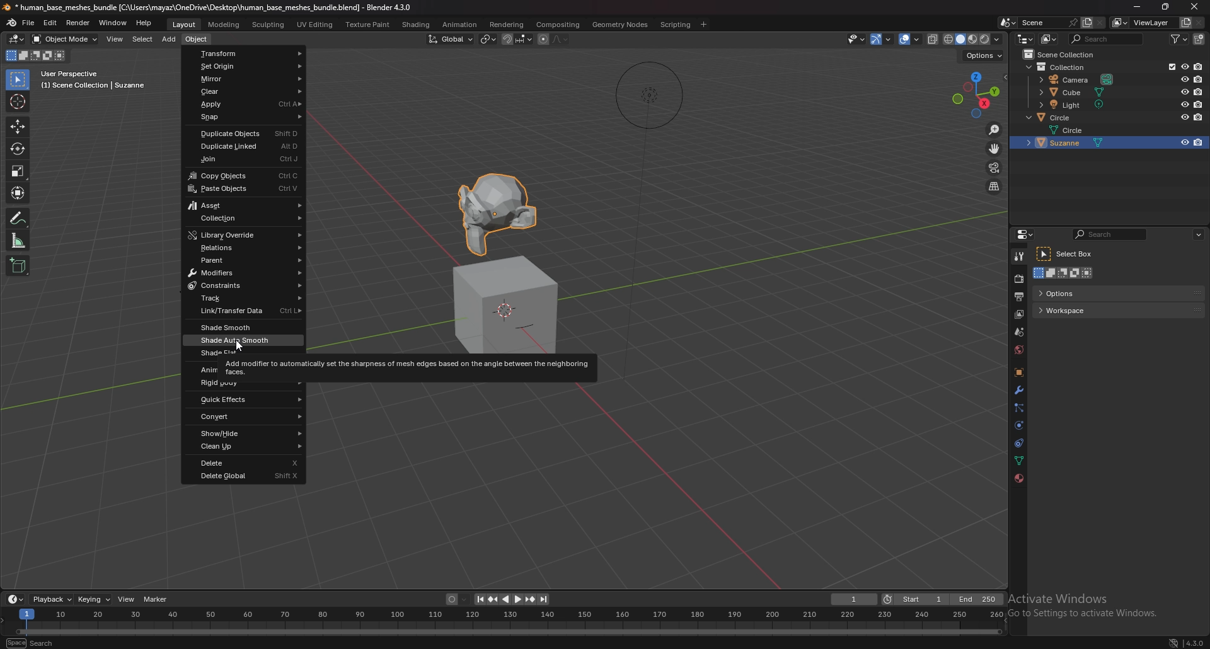  What do you see at coordinates (1077, 79) in the screenshot?
I see `camera` at bounding box center [1077, 79].